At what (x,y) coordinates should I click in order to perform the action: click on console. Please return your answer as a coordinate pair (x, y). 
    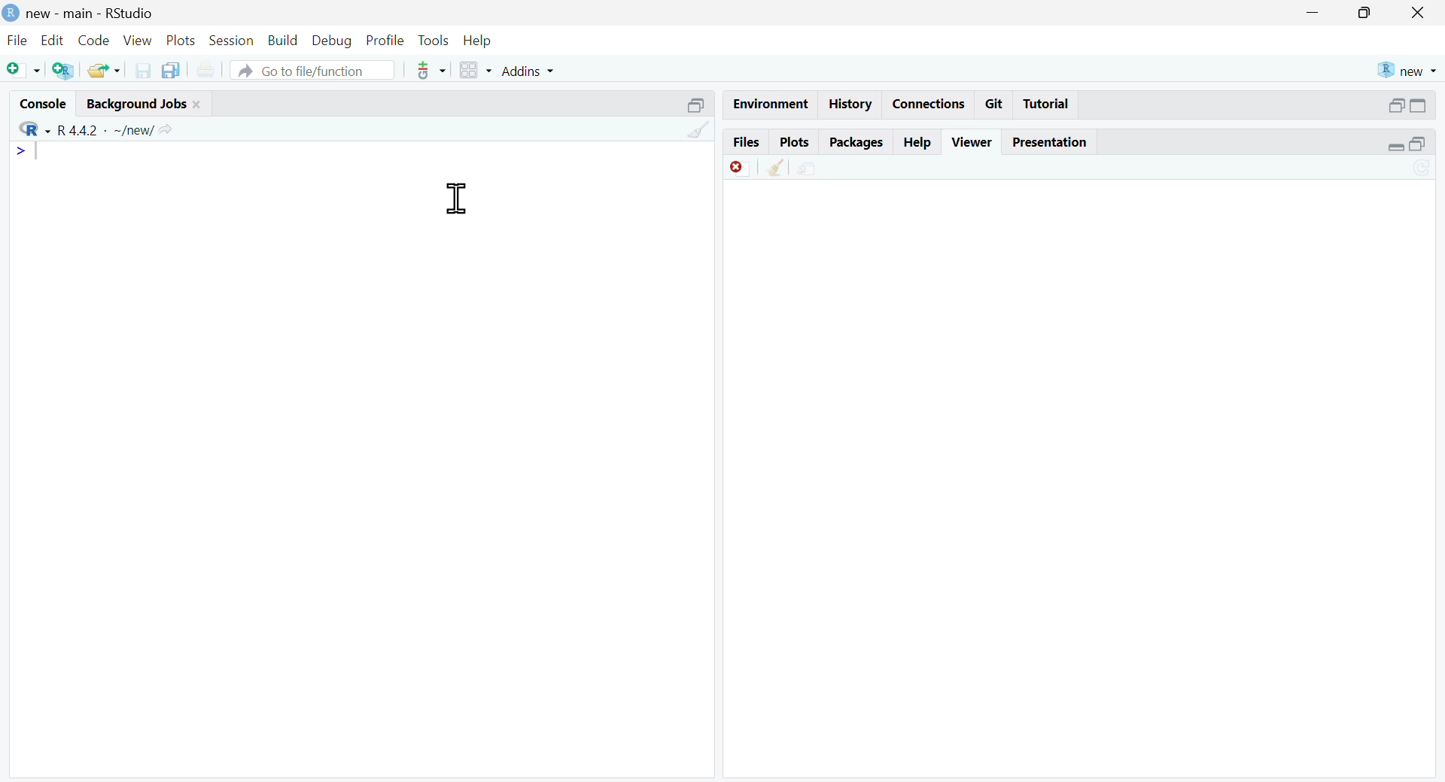
    Looking at the image, I should click on (44, 105).